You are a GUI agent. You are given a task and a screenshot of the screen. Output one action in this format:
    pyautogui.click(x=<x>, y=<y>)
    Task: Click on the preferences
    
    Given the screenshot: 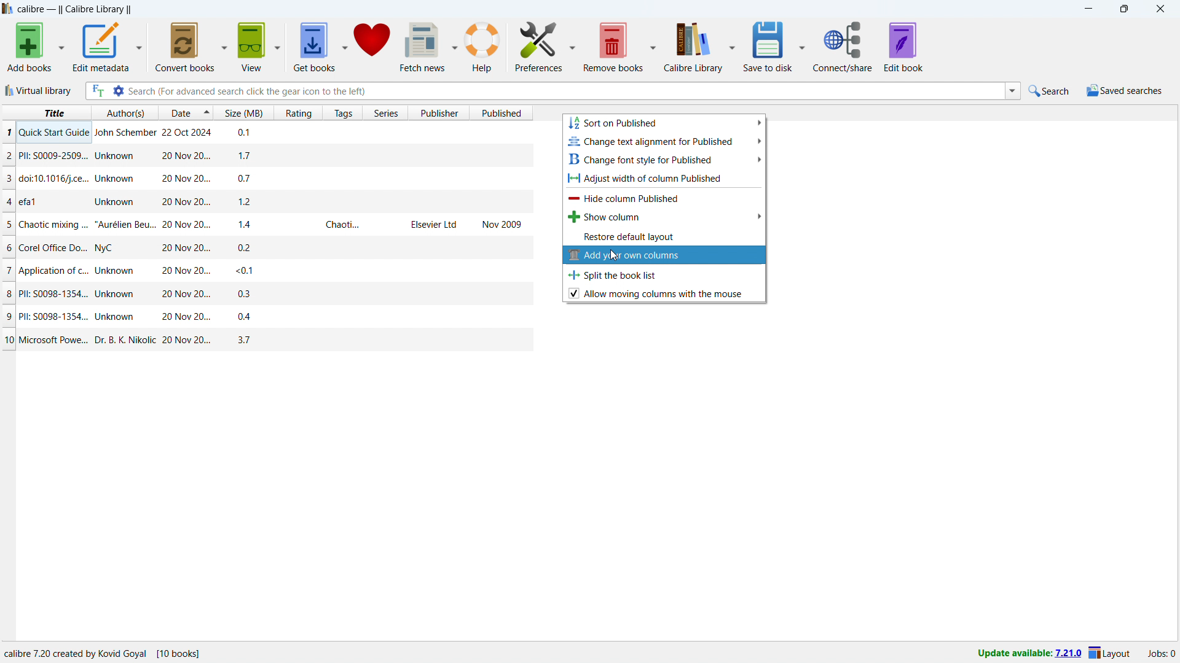 What is the action you would take?
    pyautogui.click(x=538, y=46)
    